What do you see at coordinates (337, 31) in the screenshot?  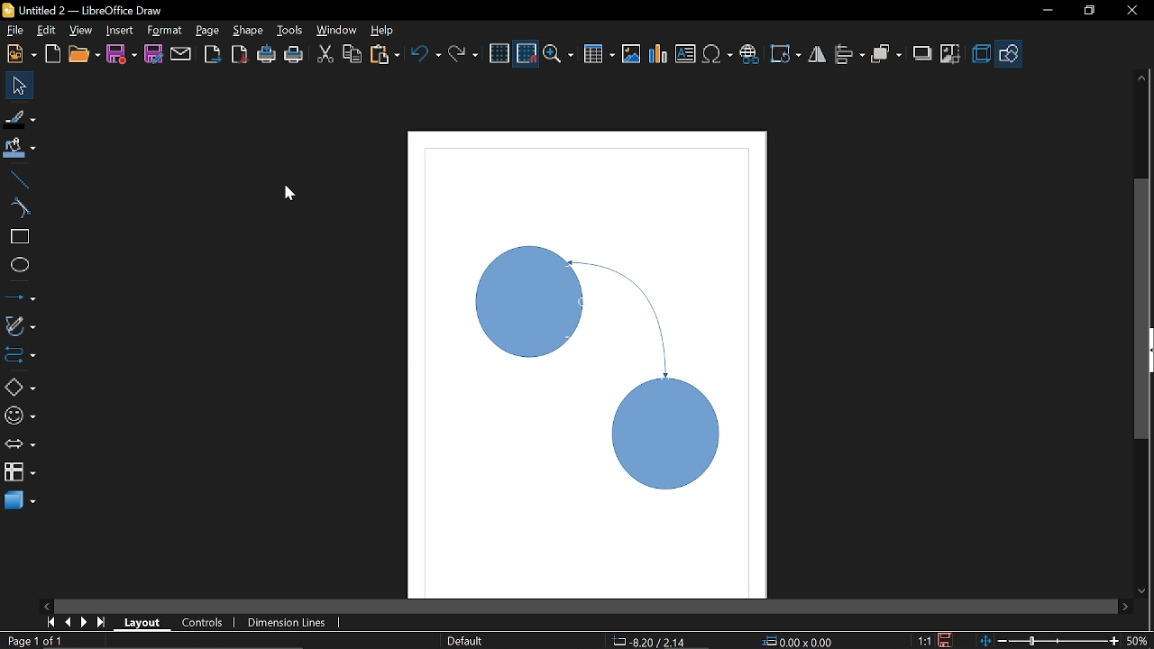 I see `Window` at bounding box center [337, 31].